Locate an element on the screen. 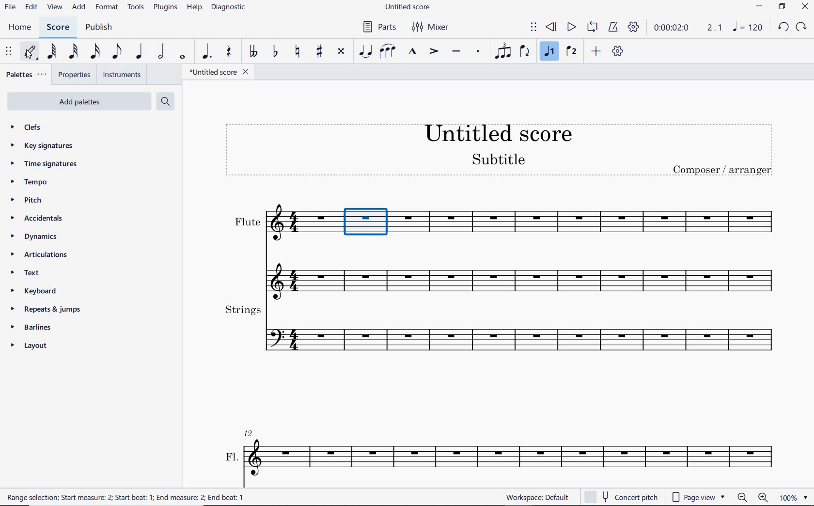 The image size is (814, 506). view is located at coordinates (53, 8).